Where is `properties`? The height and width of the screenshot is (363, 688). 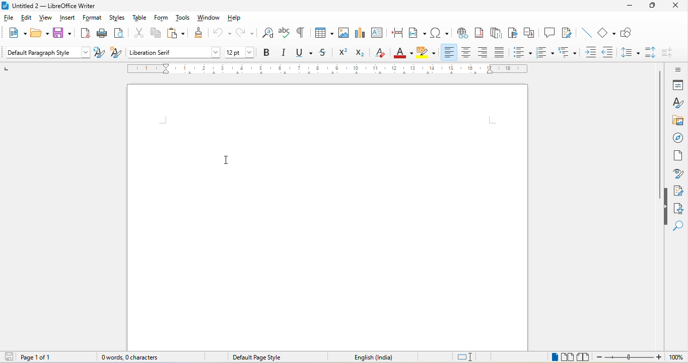 properties is located at coordinates (676, 85).